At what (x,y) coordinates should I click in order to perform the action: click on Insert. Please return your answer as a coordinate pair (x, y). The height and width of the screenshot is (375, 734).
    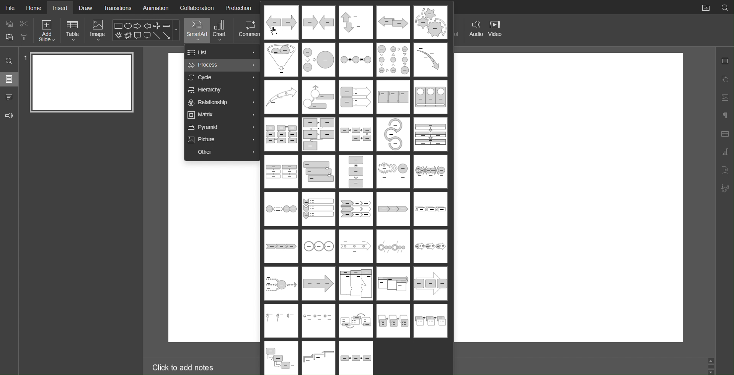
    Looking at the image, I should click on (61, 8).